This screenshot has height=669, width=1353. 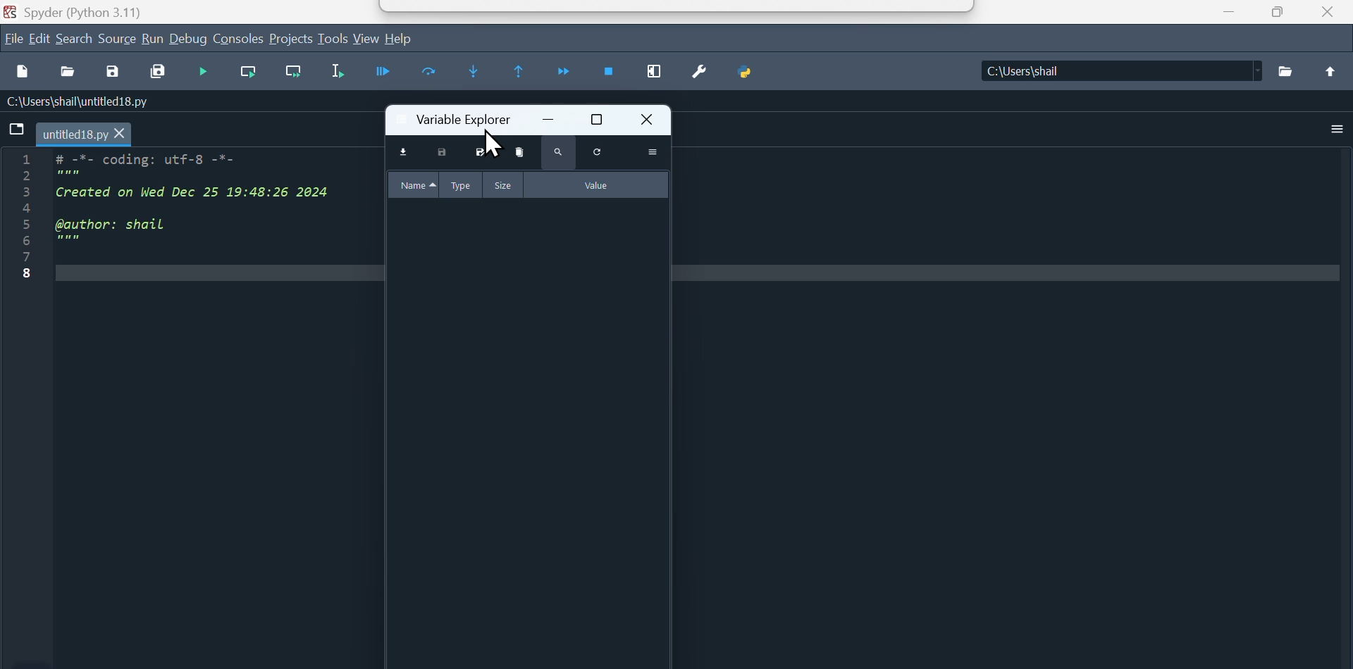 I want to click on reload, so click(x=595, y=152).